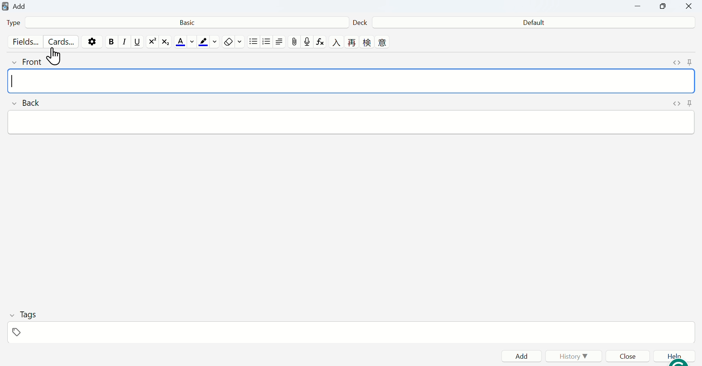 The image size is (702, 366). Describe the element at coordinates (30, 102) in the screenshot. I see `back` at that location.